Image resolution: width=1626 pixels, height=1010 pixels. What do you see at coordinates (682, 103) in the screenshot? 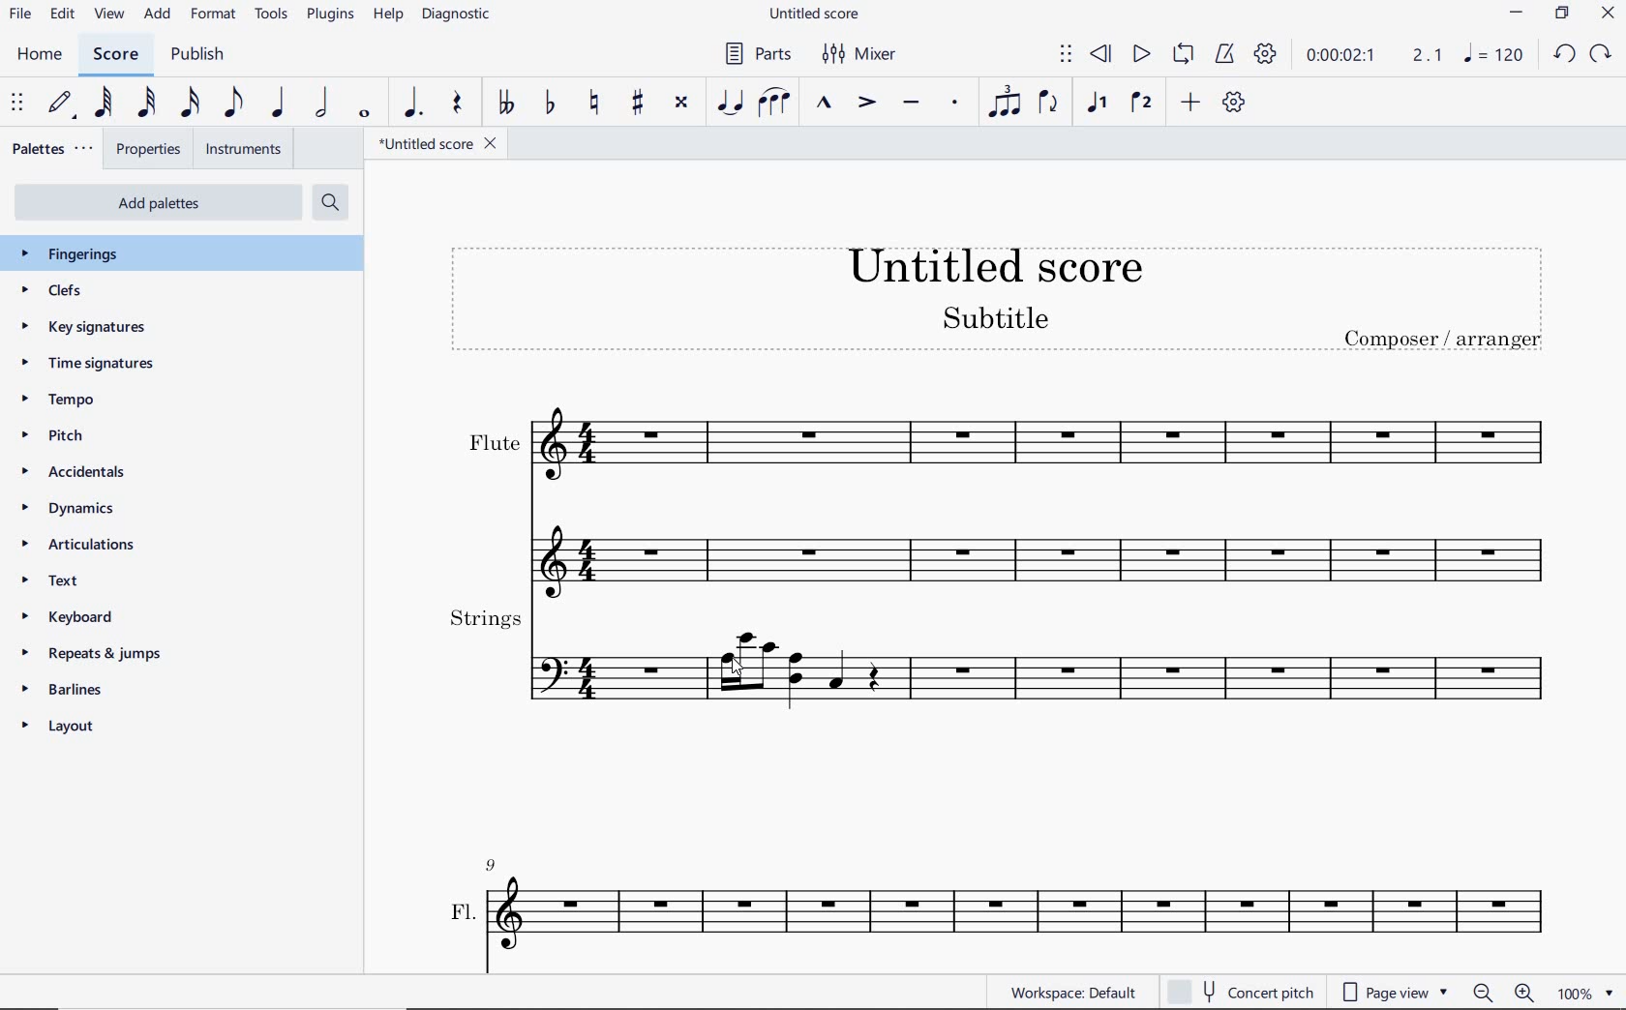
I see `toggle double-sharp` at bounding box center [682, 103].